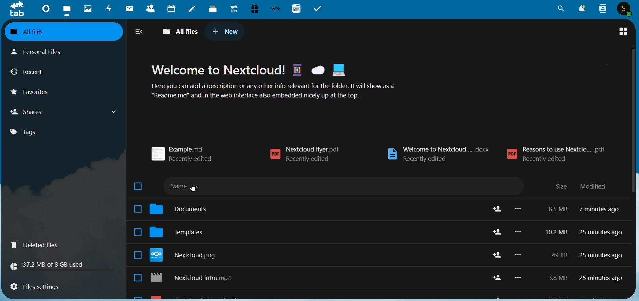  I want to click on select, so click(136, 234).